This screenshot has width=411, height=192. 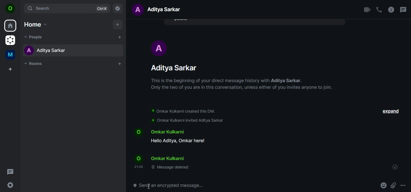 I want to click on home, so click(x=11, y=25).